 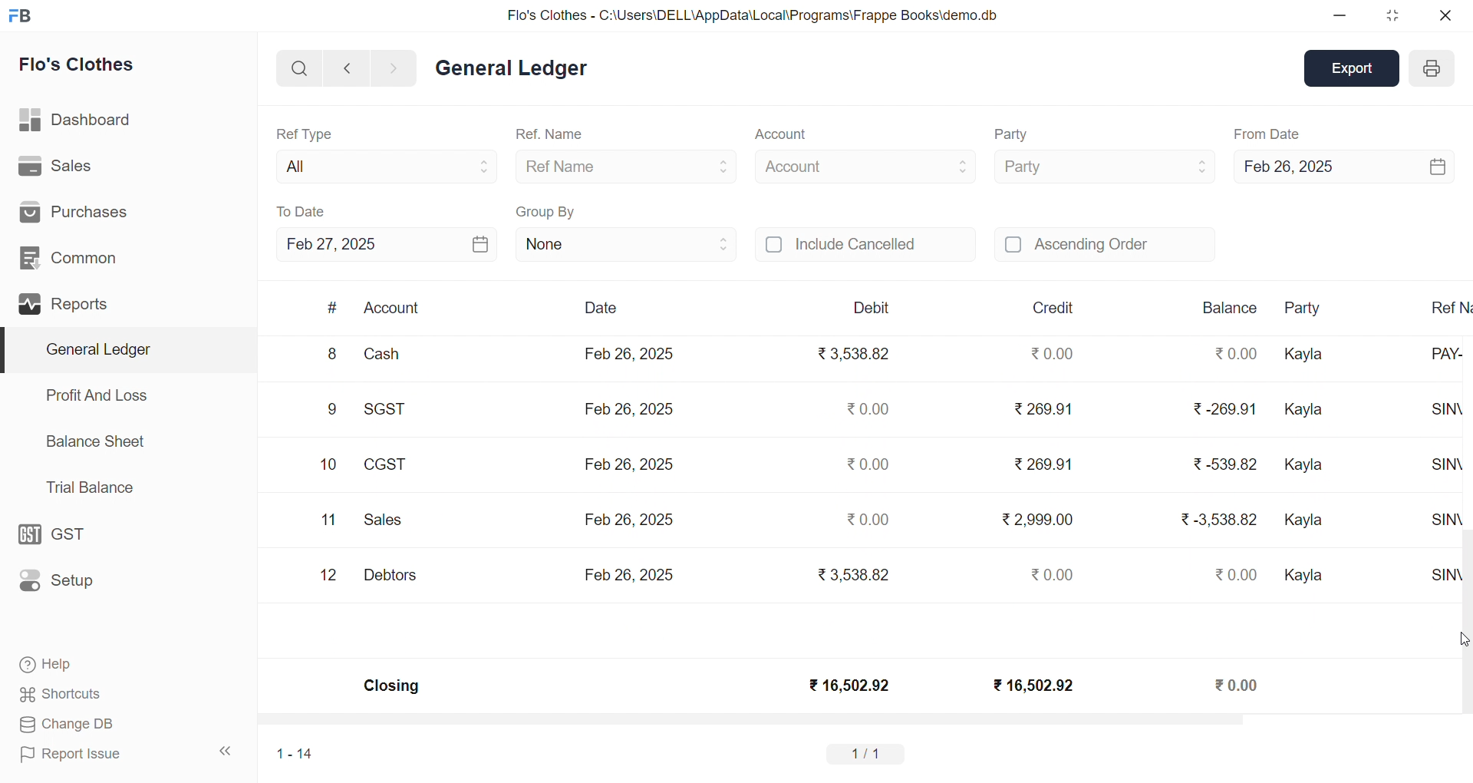 I want to click on SINV-, so click(x=1445, y=471).